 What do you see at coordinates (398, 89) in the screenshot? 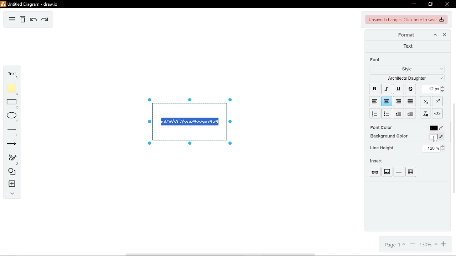
I see `underline` at bounding box center [398, 89].